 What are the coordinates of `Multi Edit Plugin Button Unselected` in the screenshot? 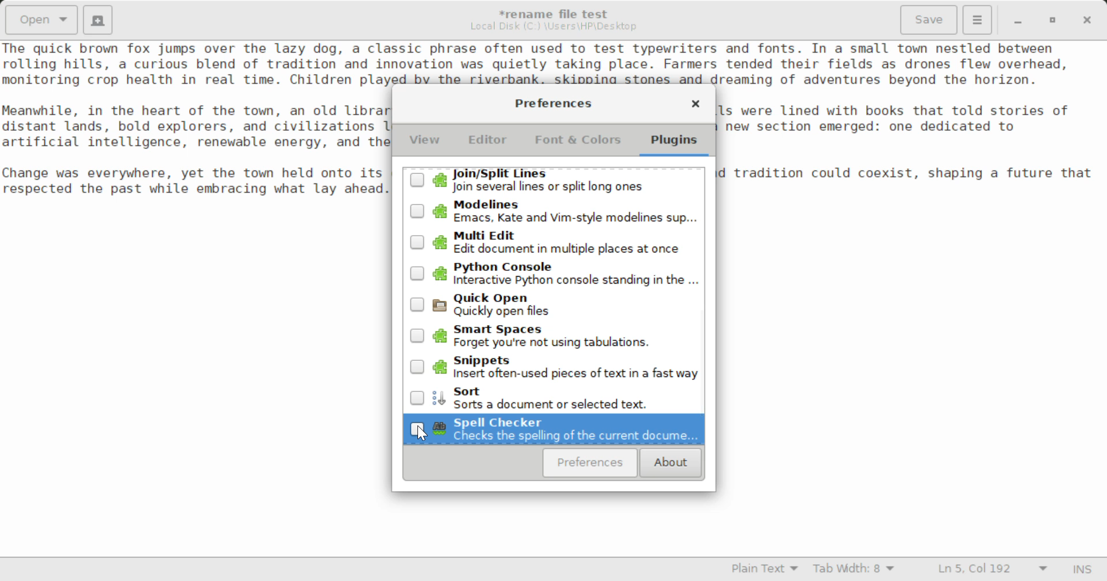 It's located at (553, 242).